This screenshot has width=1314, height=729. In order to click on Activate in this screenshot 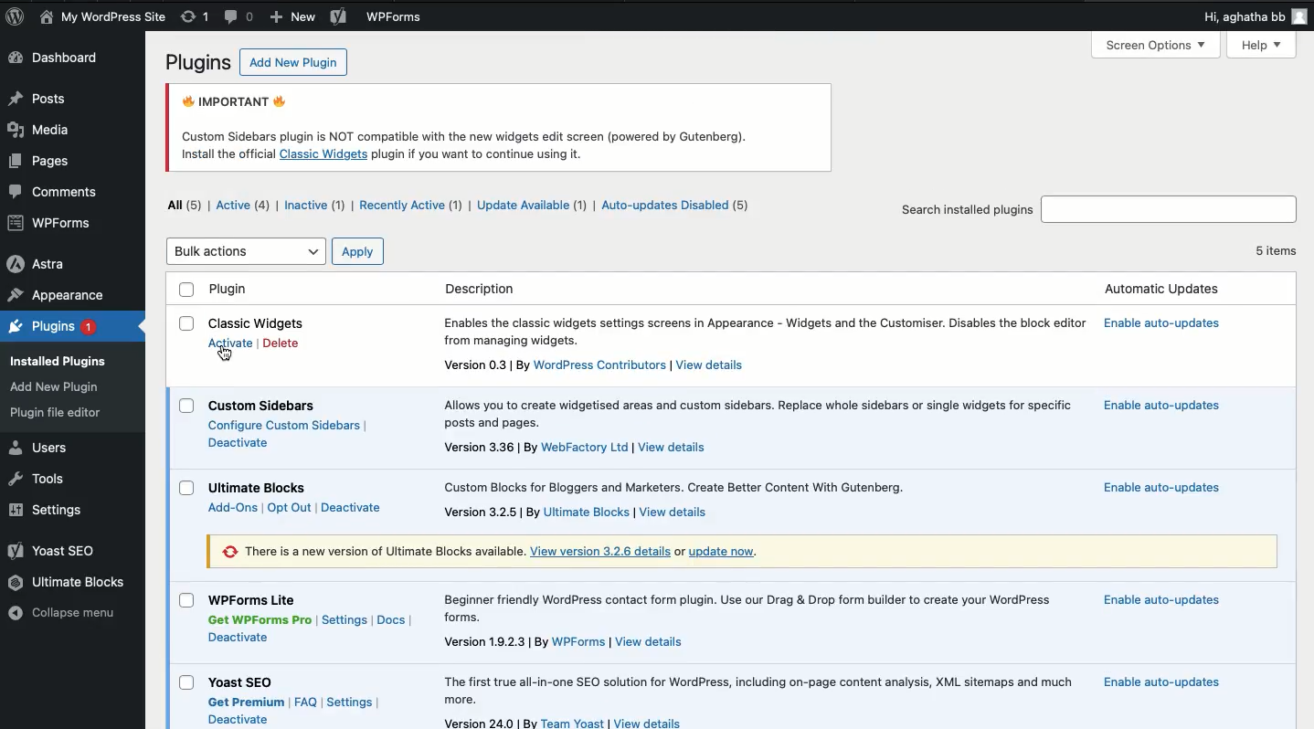, I will do `click(234, 344)`.